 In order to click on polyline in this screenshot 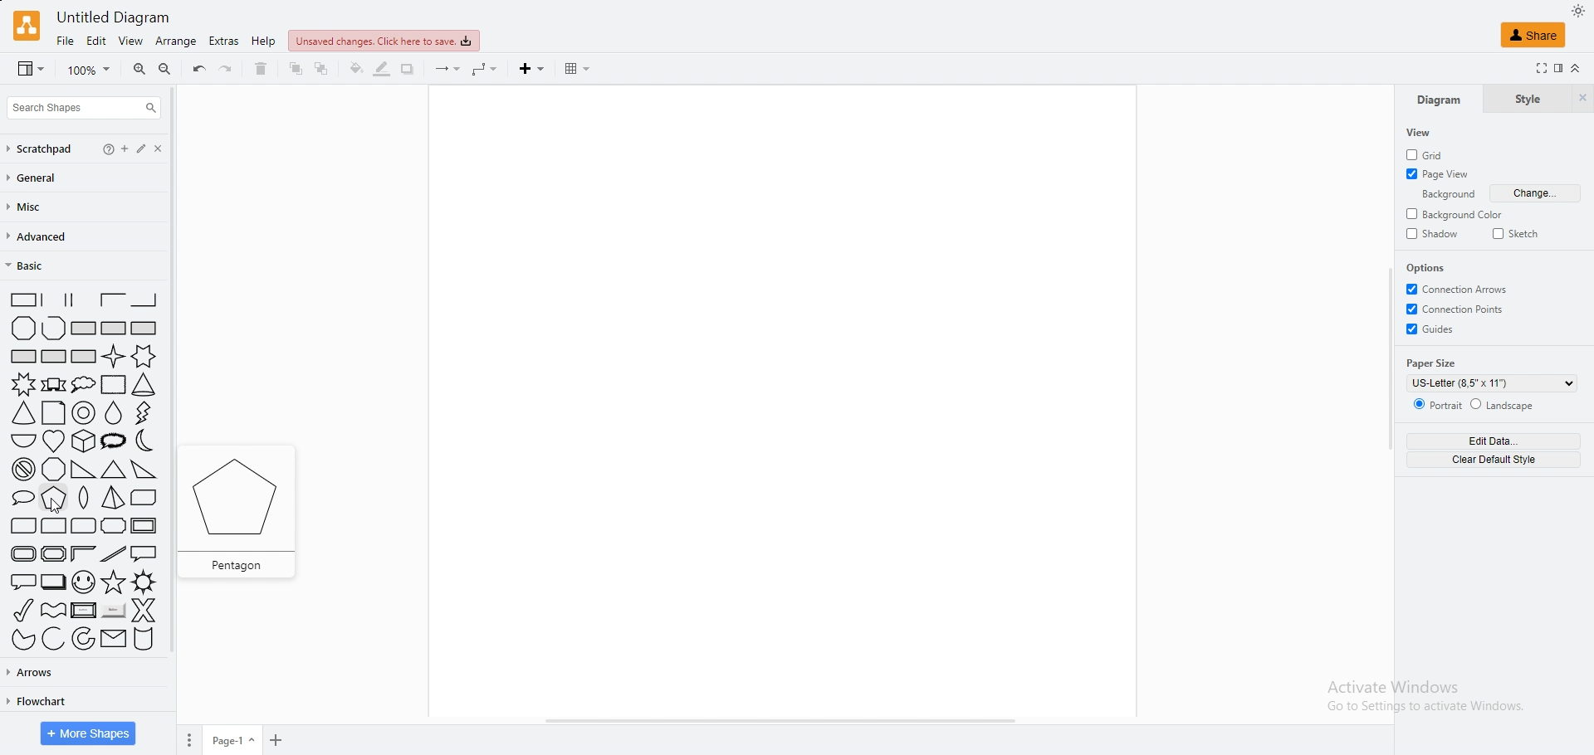, I will do `click(53, 329)`.